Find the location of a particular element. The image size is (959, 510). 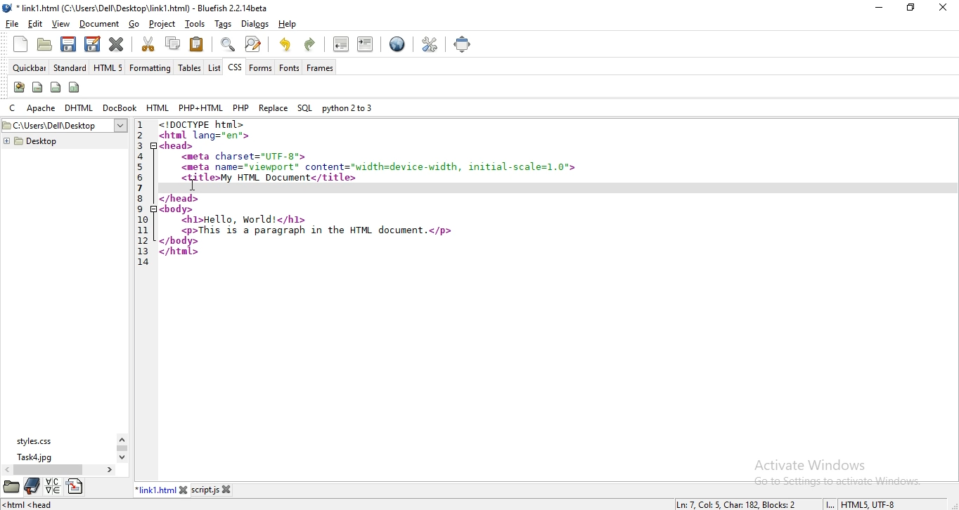

redo is located at coordinates (310, 45).